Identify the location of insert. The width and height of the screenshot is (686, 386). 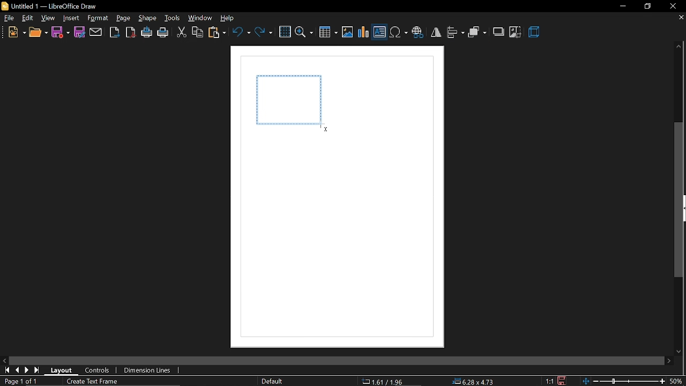
(71, 19).